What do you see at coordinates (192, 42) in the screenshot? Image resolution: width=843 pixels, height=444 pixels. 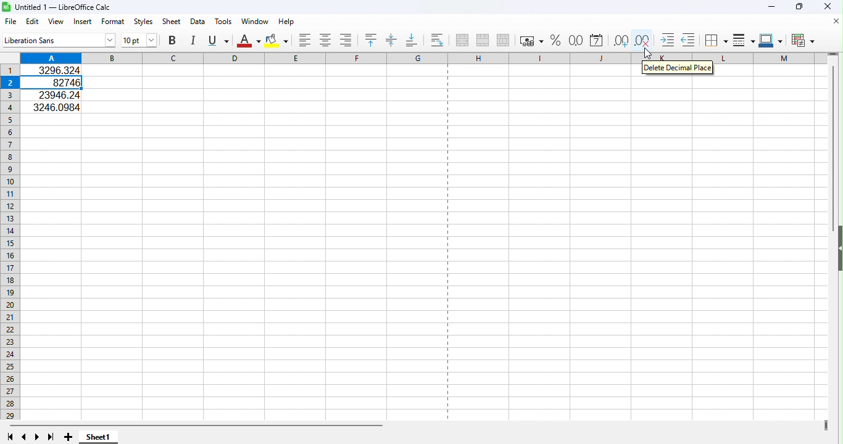 I see `Italics` at bounding box center [192, 42].